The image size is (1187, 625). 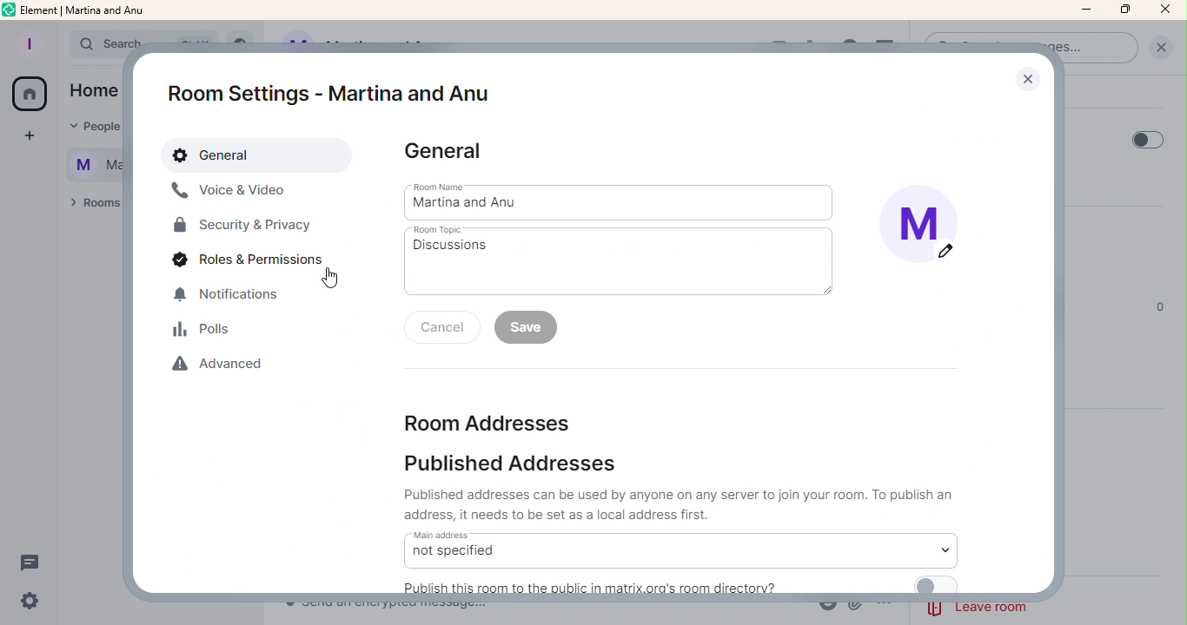 I want to click on Polls, so click(x=206, y=332).